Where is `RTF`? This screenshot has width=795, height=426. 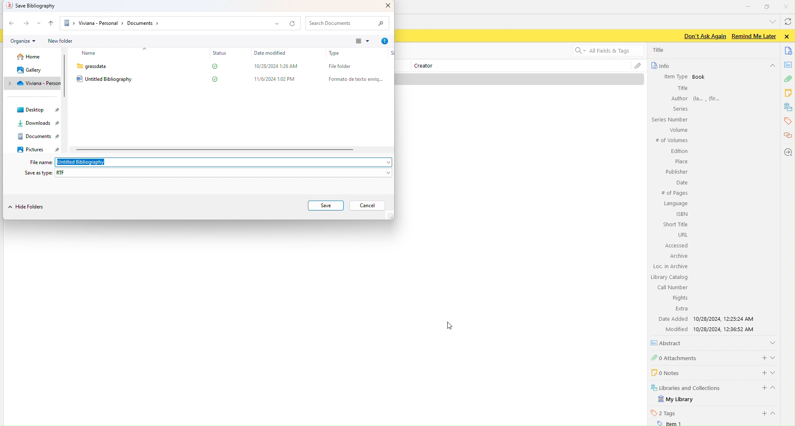
RTF is located at coordinates (64, 172).